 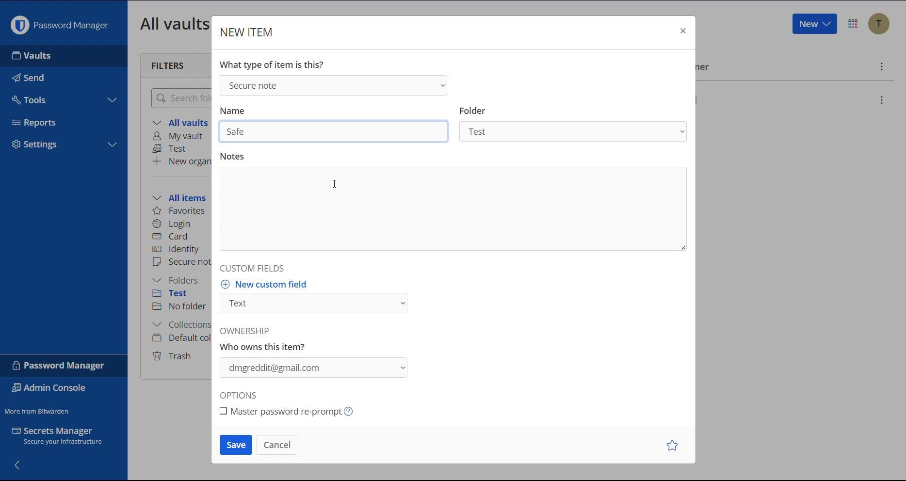 I want to click on Login, so click(x=172, y=223).